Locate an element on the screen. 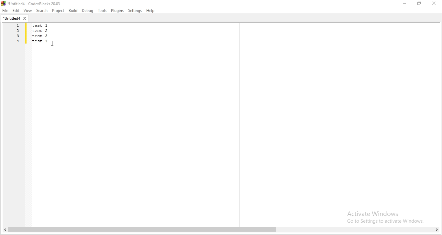 The width and height of the screenshot is (442, 235). Build  is located at coordinates (72, 10).